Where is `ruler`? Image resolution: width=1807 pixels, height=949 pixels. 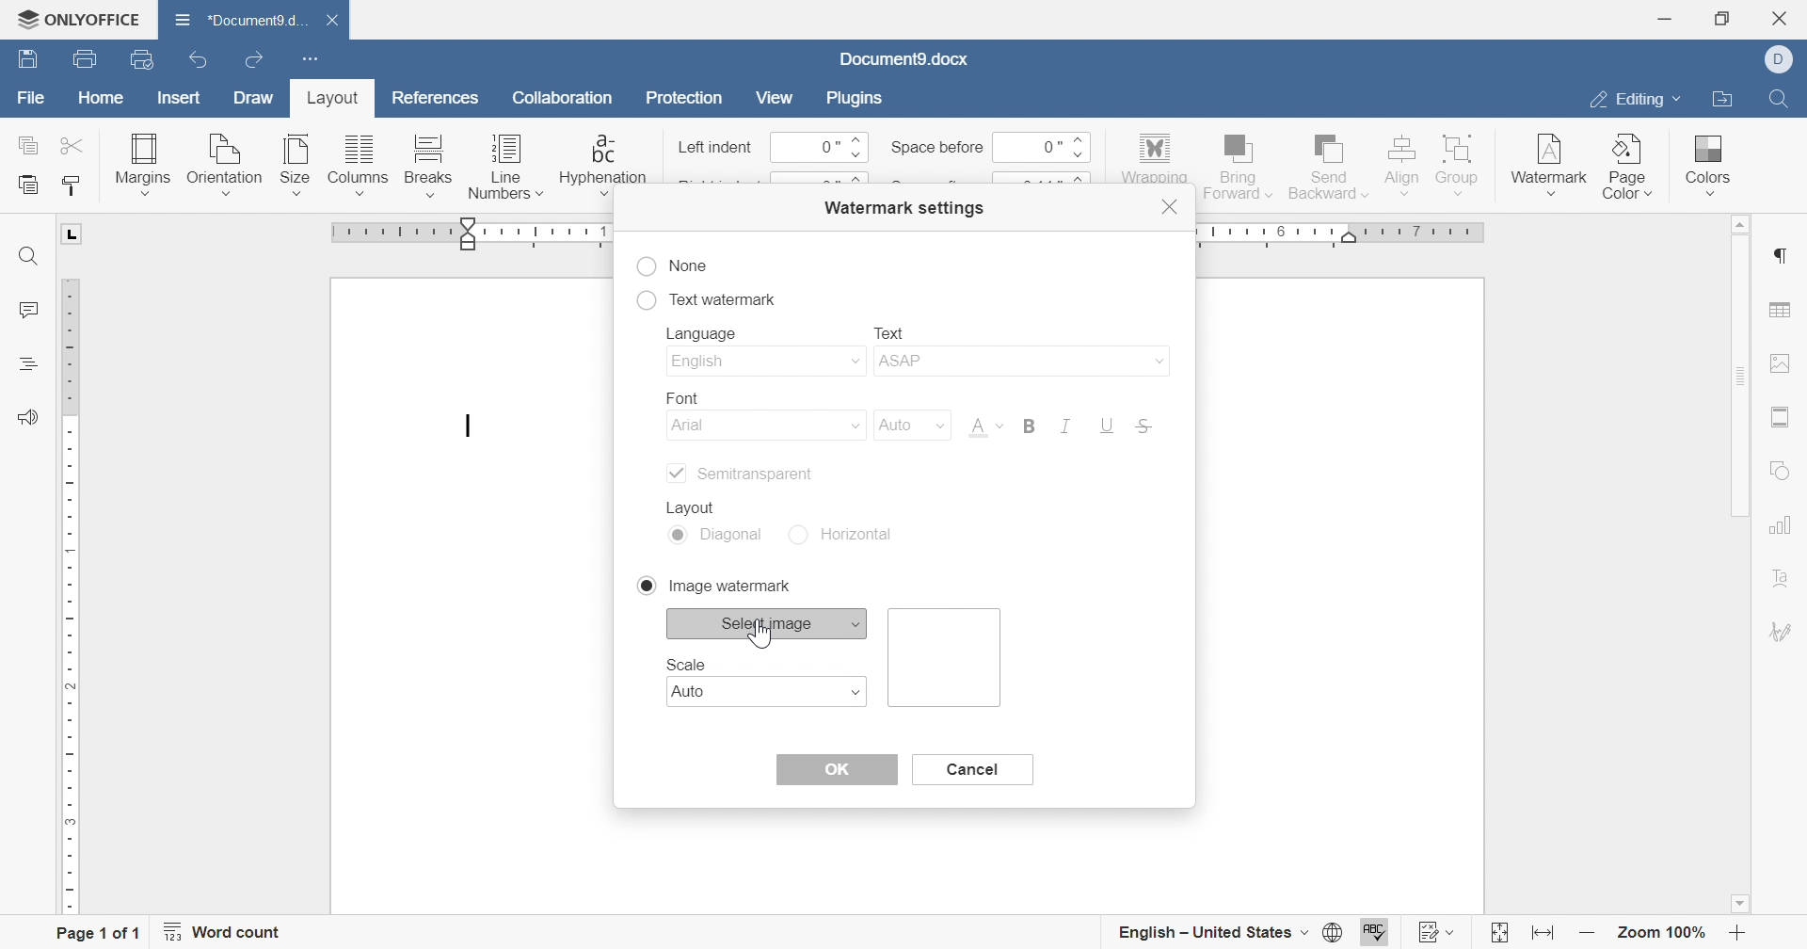 ruler is located at coordinates (71, 596).